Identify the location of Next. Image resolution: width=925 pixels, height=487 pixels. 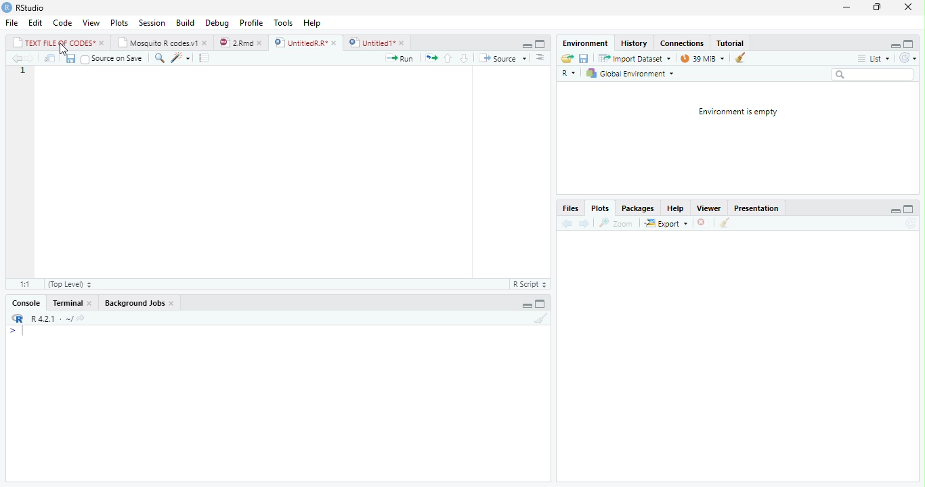
(33, 58).